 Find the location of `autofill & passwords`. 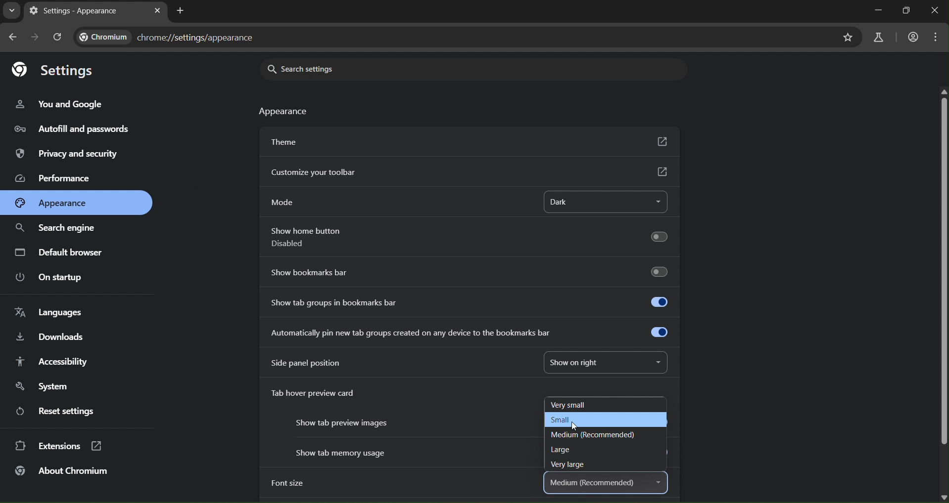

autofill & passwords is located at coordinates (71, 128).